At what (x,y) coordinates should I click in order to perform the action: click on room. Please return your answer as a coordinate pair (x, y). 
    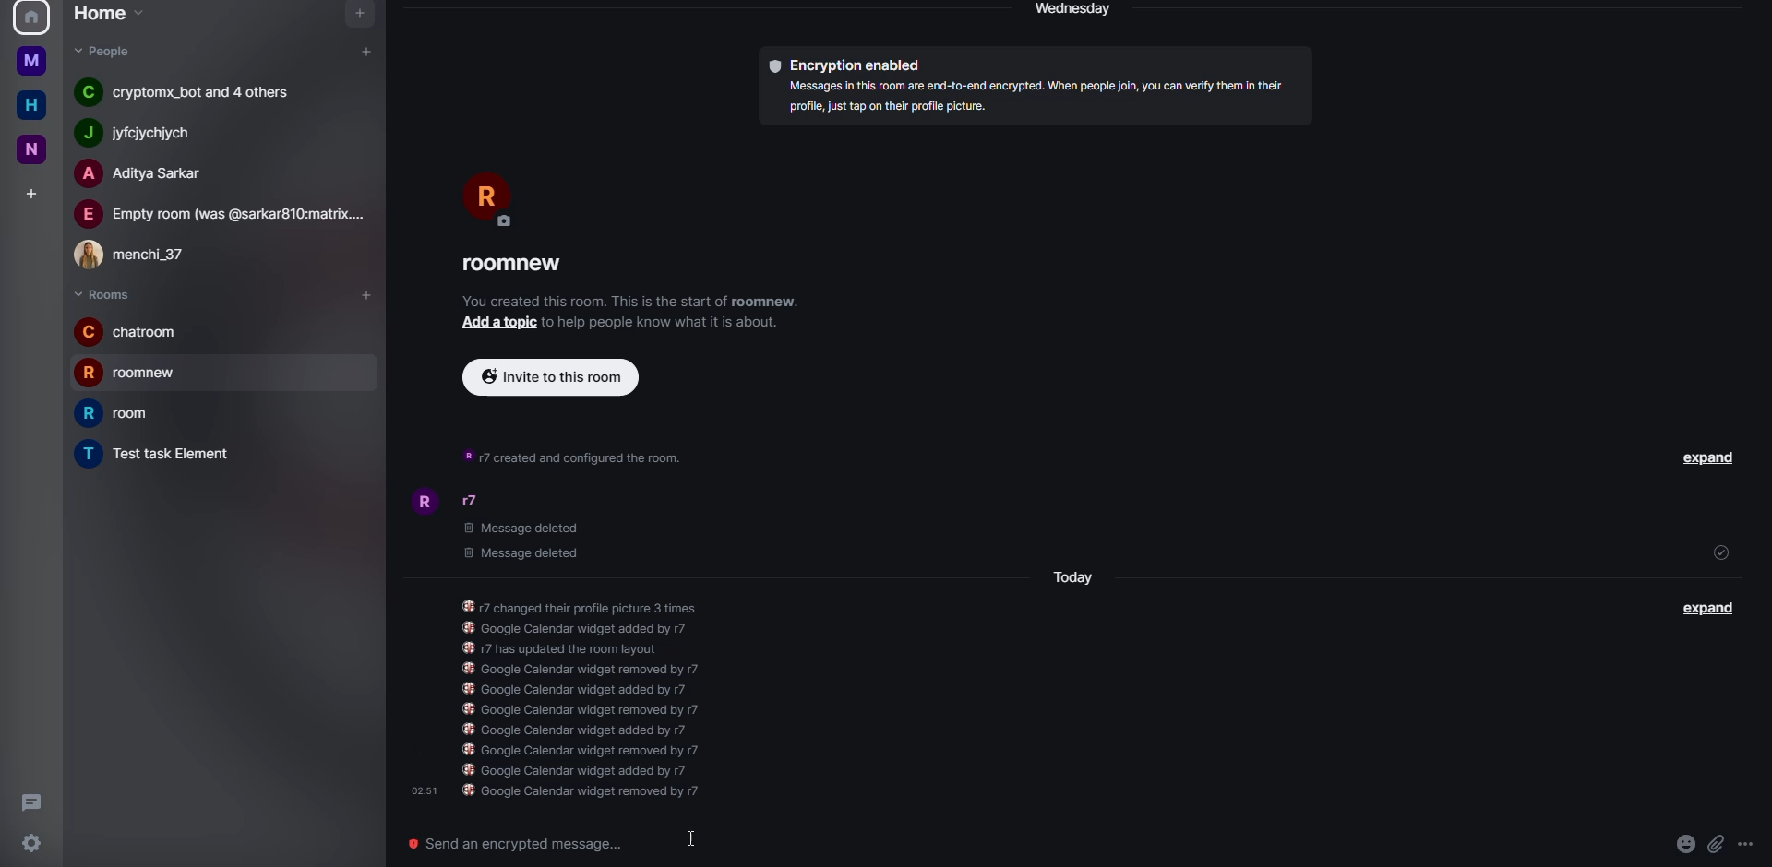
    Looking at the image, I should click on (519, 263).